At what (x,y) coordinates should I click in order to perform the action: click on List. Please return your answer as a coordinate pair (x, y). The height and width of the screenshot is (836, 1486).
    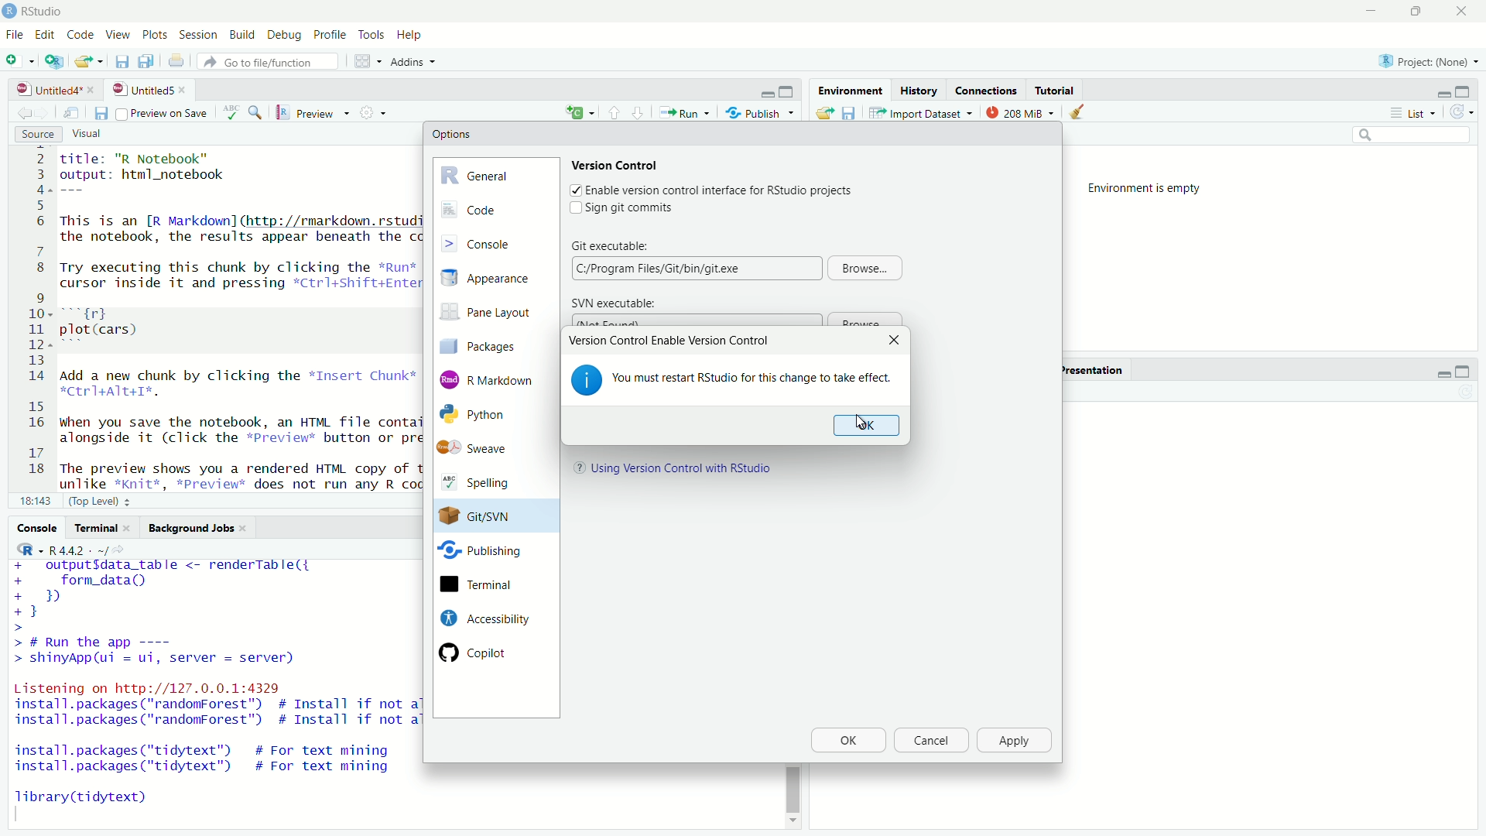
    Looking at the image, I should click on (1418, 113).